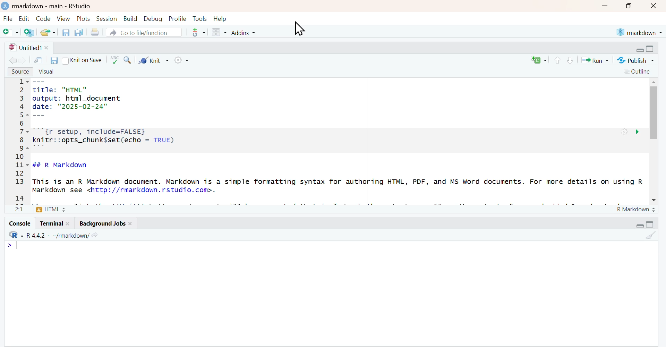 The width and height of the screenshot is (666, 347). Describe the element at coordinates (21, 72) in the screenshot. I see `Source` at that location.